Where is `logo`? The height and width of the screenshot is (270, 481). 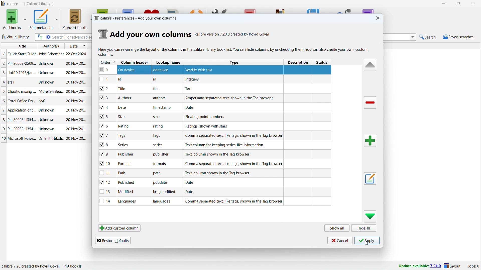
logo is located at coordinates (3, 3).